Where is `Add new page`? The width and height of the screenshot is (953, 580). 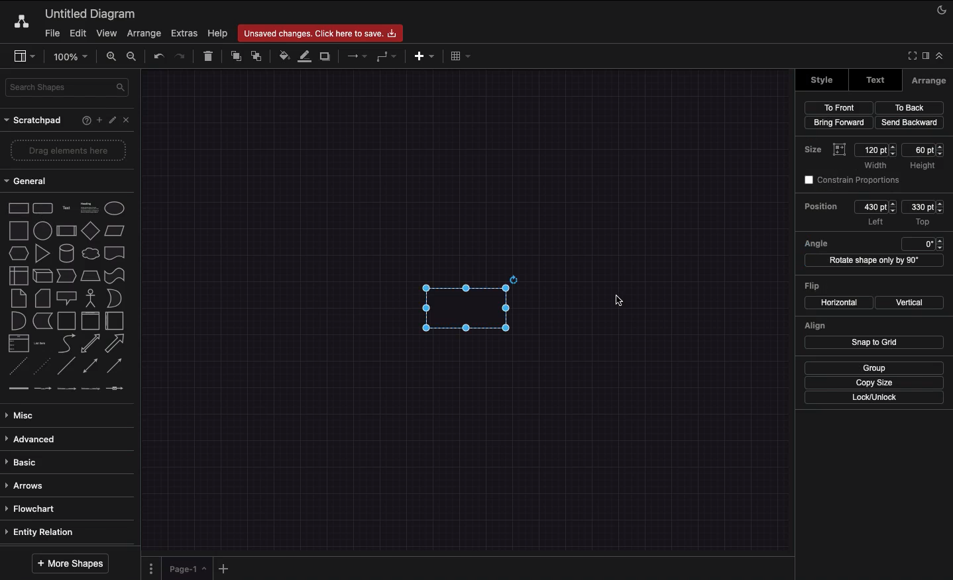 Add new page is located at coordinates (227, 568).